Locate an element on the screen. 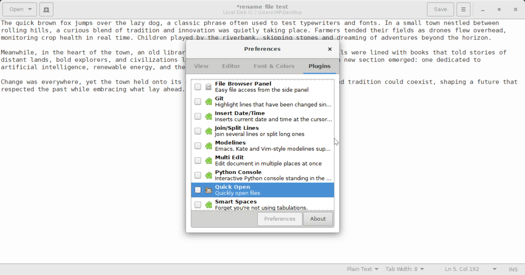 The image size is (525, 275). Tab Width  is located at coordinates (406, 270).